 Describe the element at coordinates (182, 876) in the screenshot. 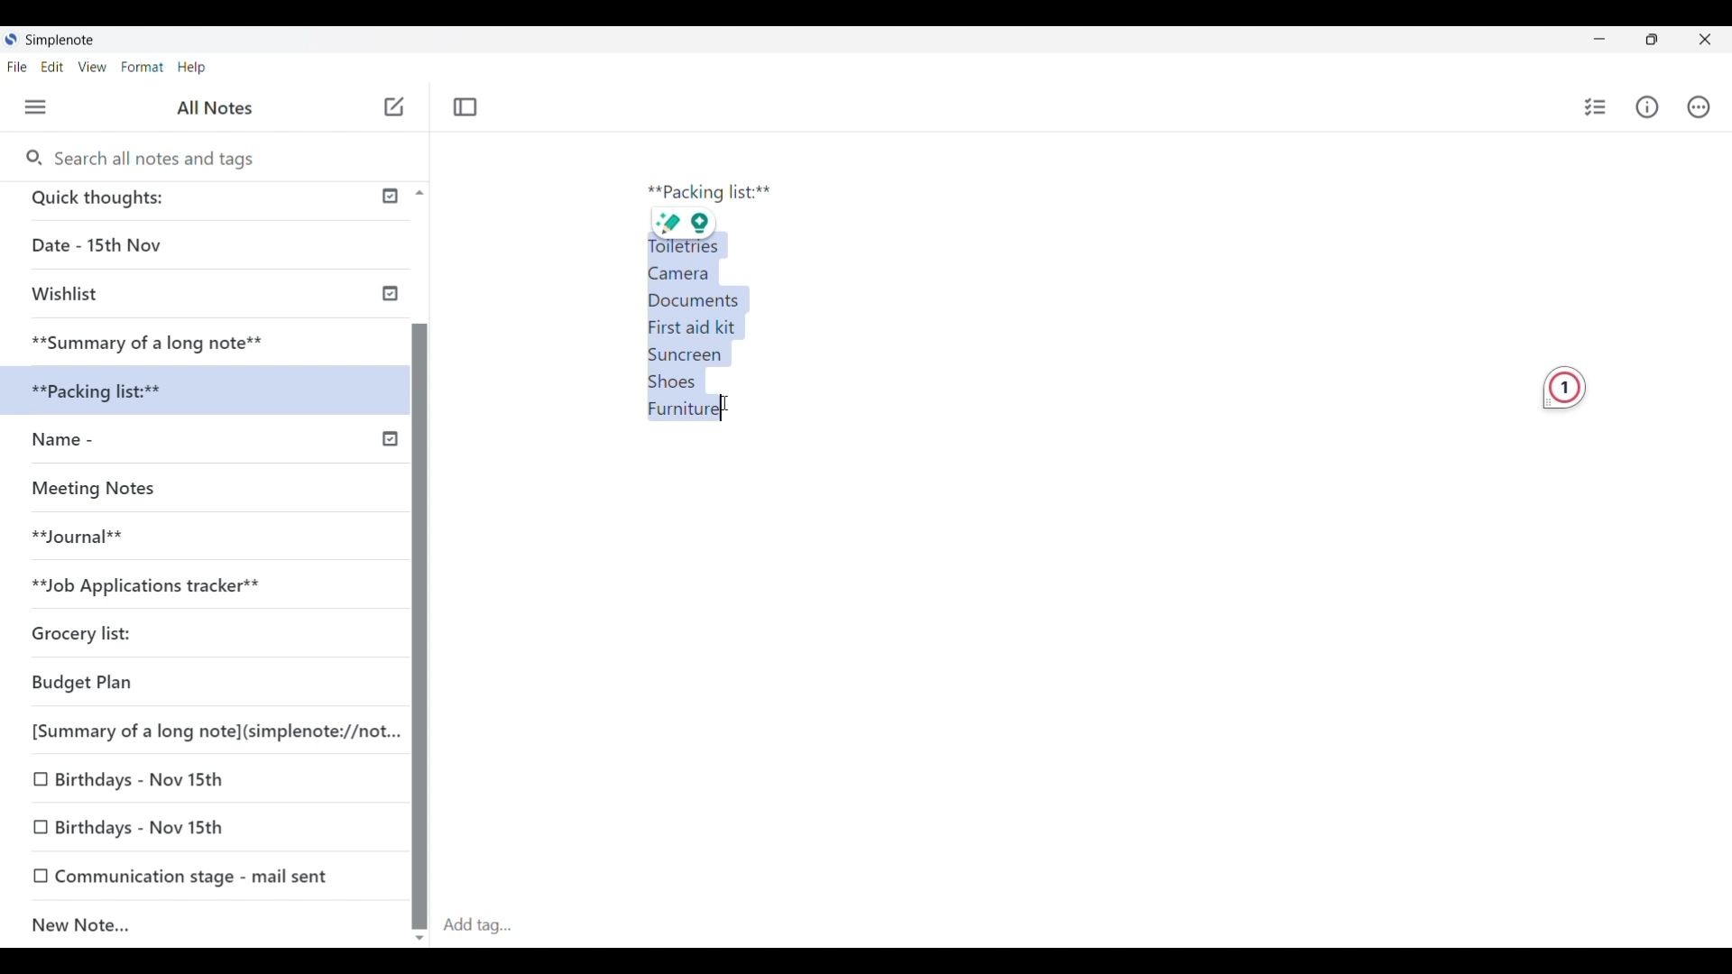

I see `0 Communication stage - mail sent` at that location.